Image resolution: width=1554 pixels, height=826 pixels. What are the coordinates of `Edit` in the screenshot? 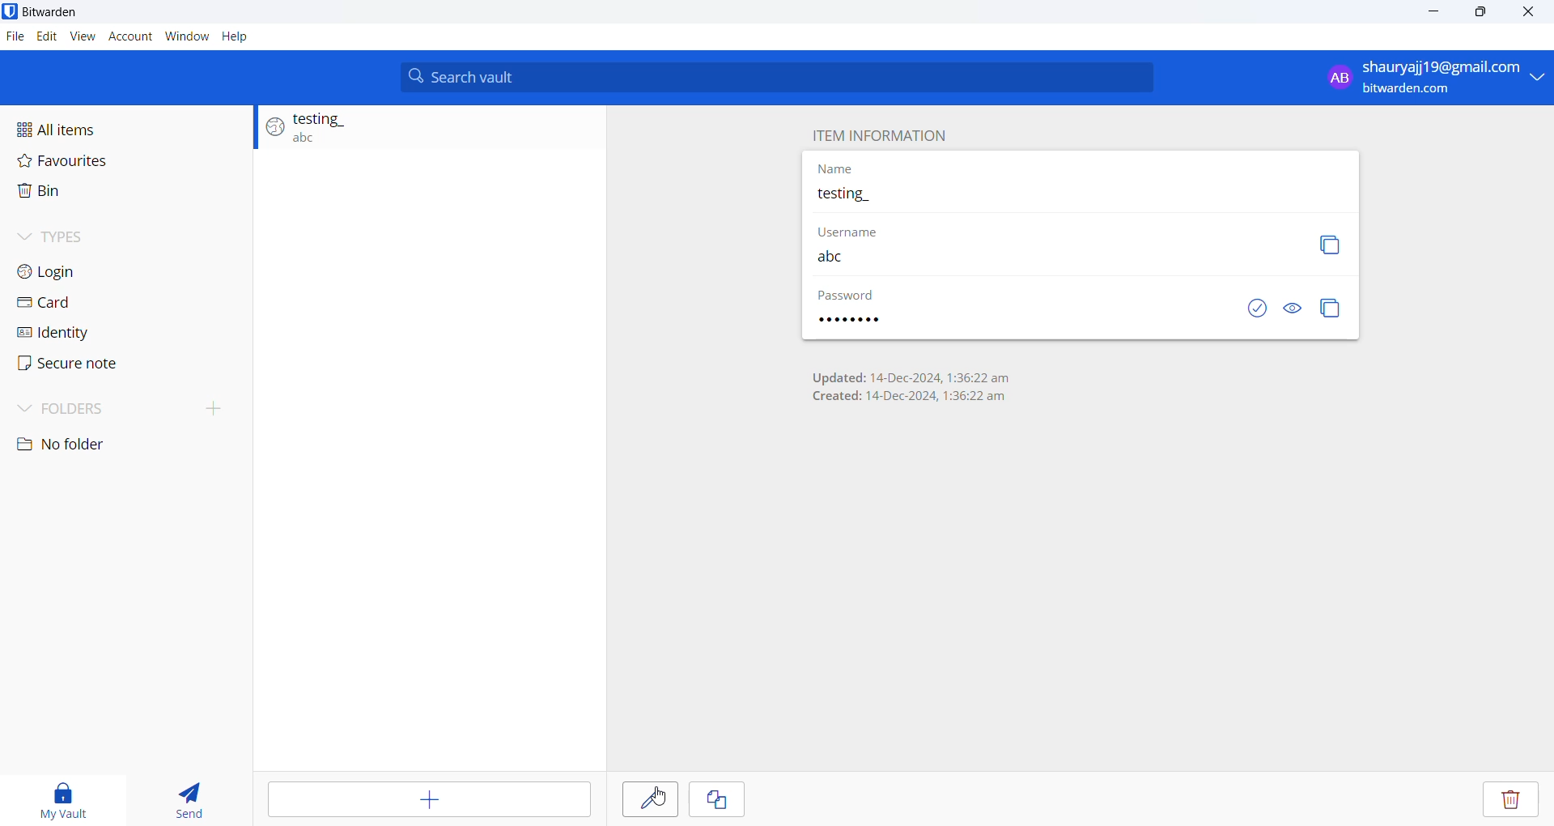 It's located at (649, 798).